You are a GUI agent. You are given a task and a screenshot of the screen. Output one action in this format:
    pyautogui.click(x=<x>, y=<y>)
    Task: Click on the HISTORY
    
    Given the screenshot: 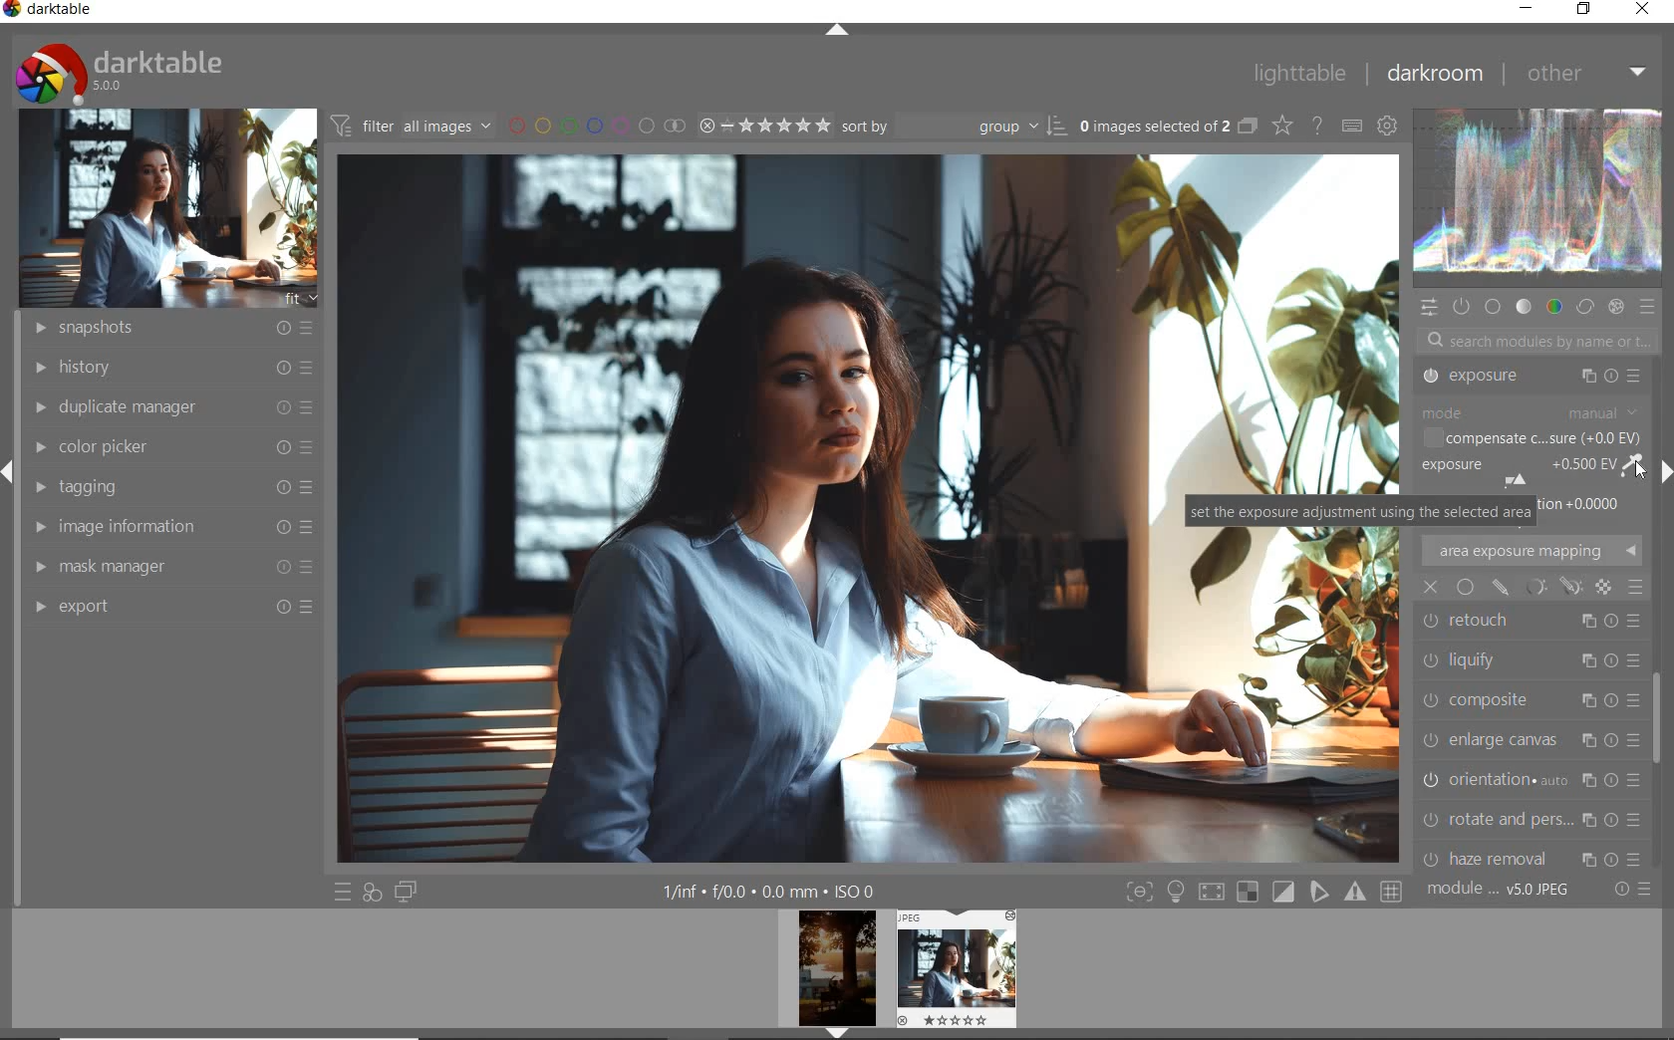 What is the action you would take?
    pyautogui.click(x=169, y=369)
    